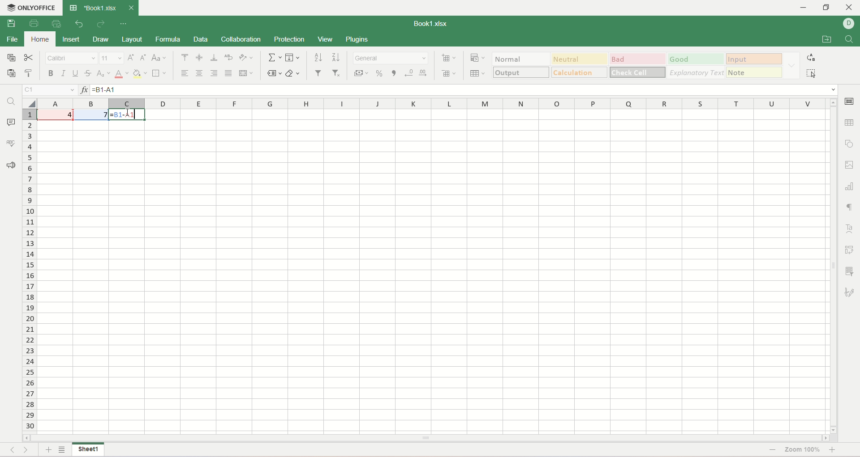 The width and height of the screenshot is (860, 457). What do you see at coordinates (38, 6) in the screenshot?
I see `onlyoffice` at bounding box center [38, 6].